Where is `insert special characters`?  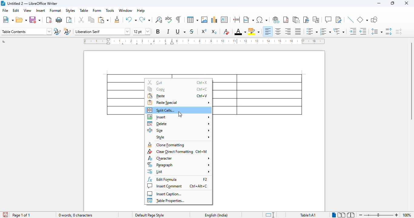
insert special characters is located at coordinates (262, 20).